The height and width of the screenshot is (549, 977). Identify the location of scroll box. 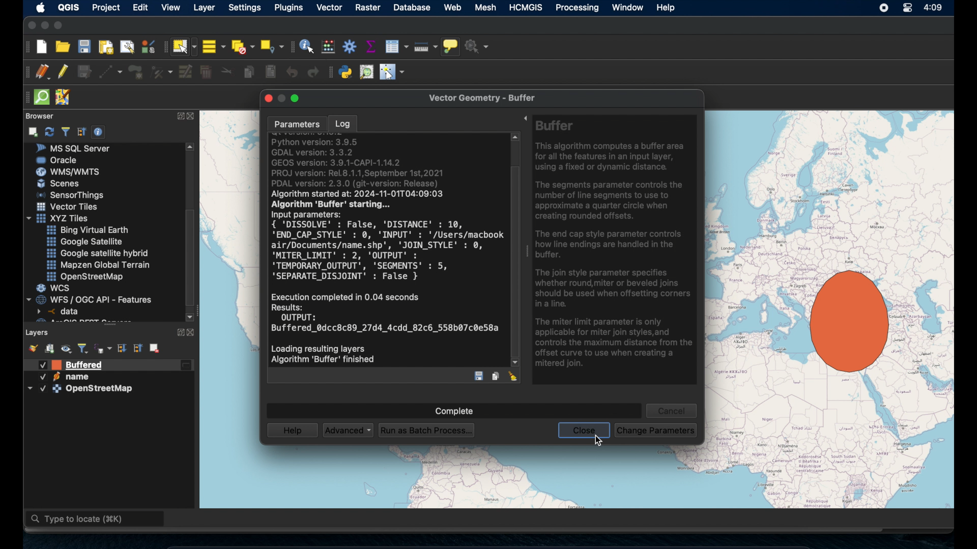
(193, 257).